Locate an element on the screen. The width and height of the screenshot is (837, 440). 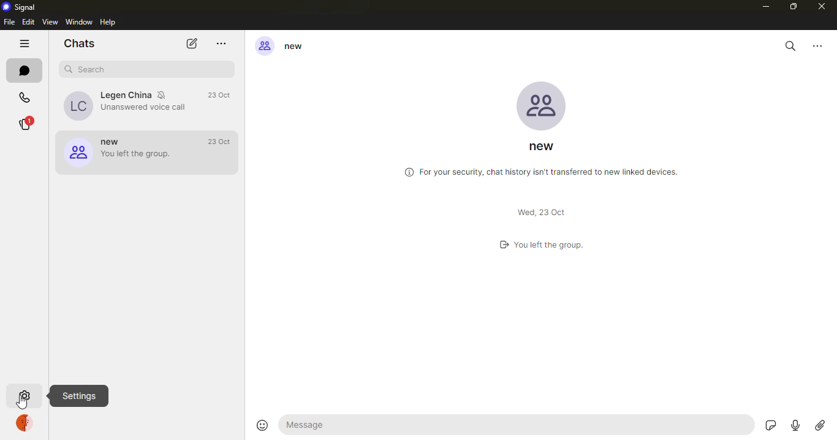
view is located at coordinates (51, 21).